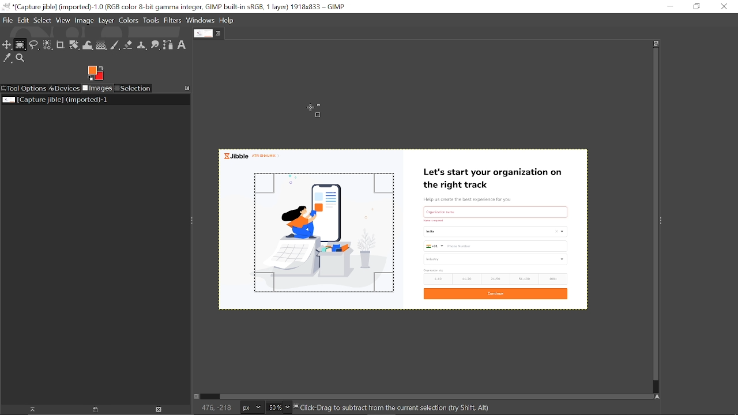  I want to click on Current image, so click(54, 100).